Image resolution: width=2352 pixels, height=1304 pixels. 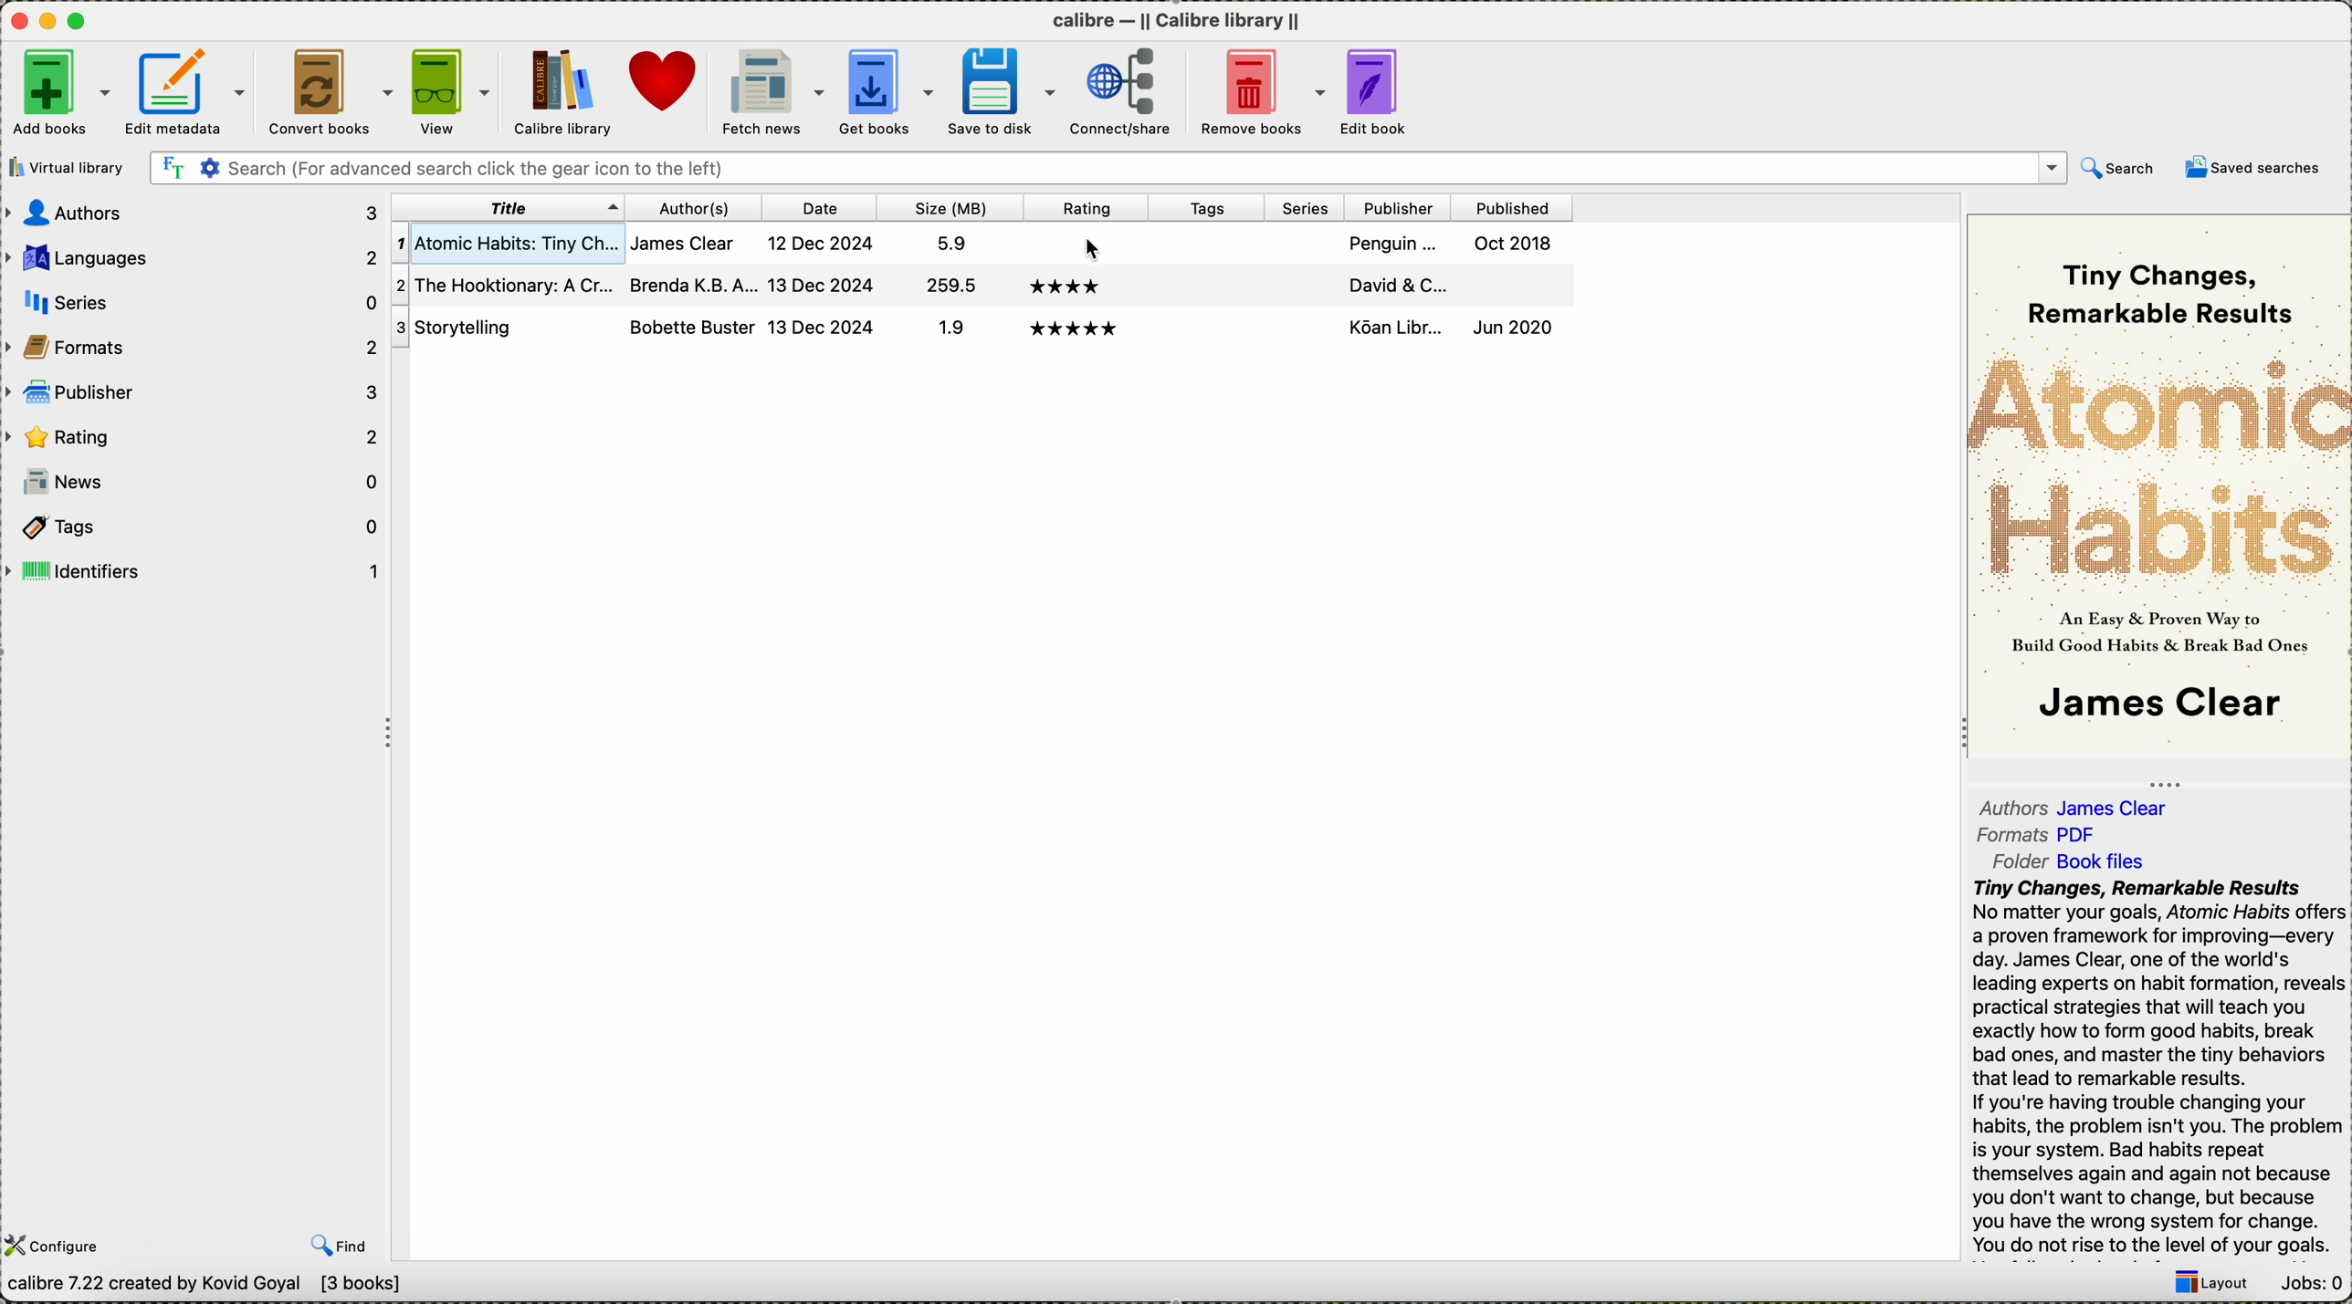 I want to click on languages, so click(x=195, y=260).